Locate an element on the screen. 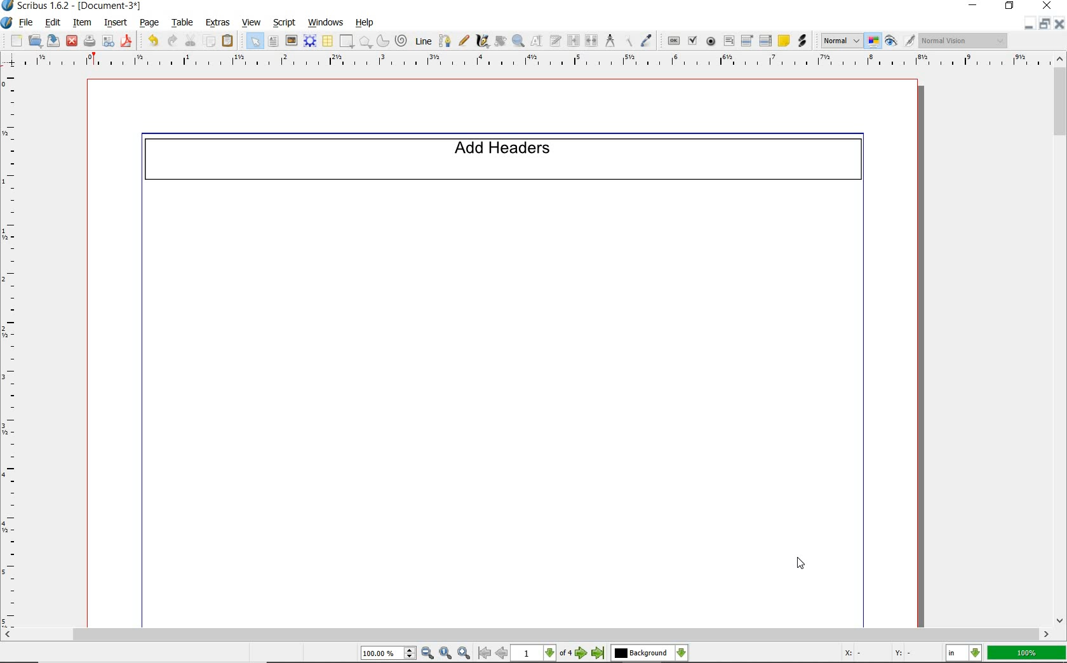 Image resolution: width=1067 pixels, height=663 pixels. link text frames is located at coordinates (574, 41).